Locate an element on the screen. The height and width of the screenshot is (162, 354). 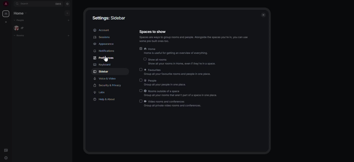
people is located at coordinates (21, 20).